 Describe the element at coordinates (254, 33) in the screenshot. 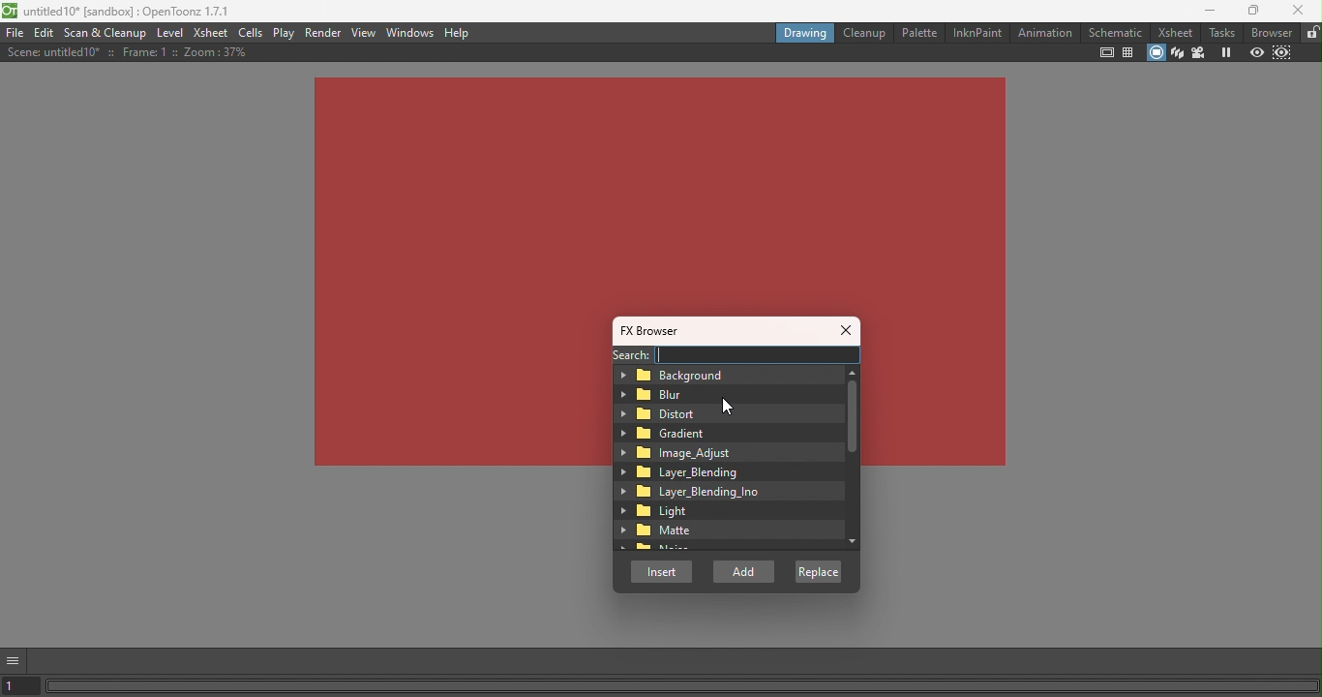

I see `Cells` at that location.